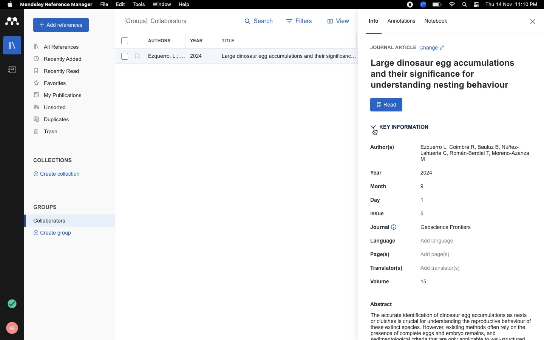 The image size is (544, 340). I want to click on wifi, so click(453, 5).